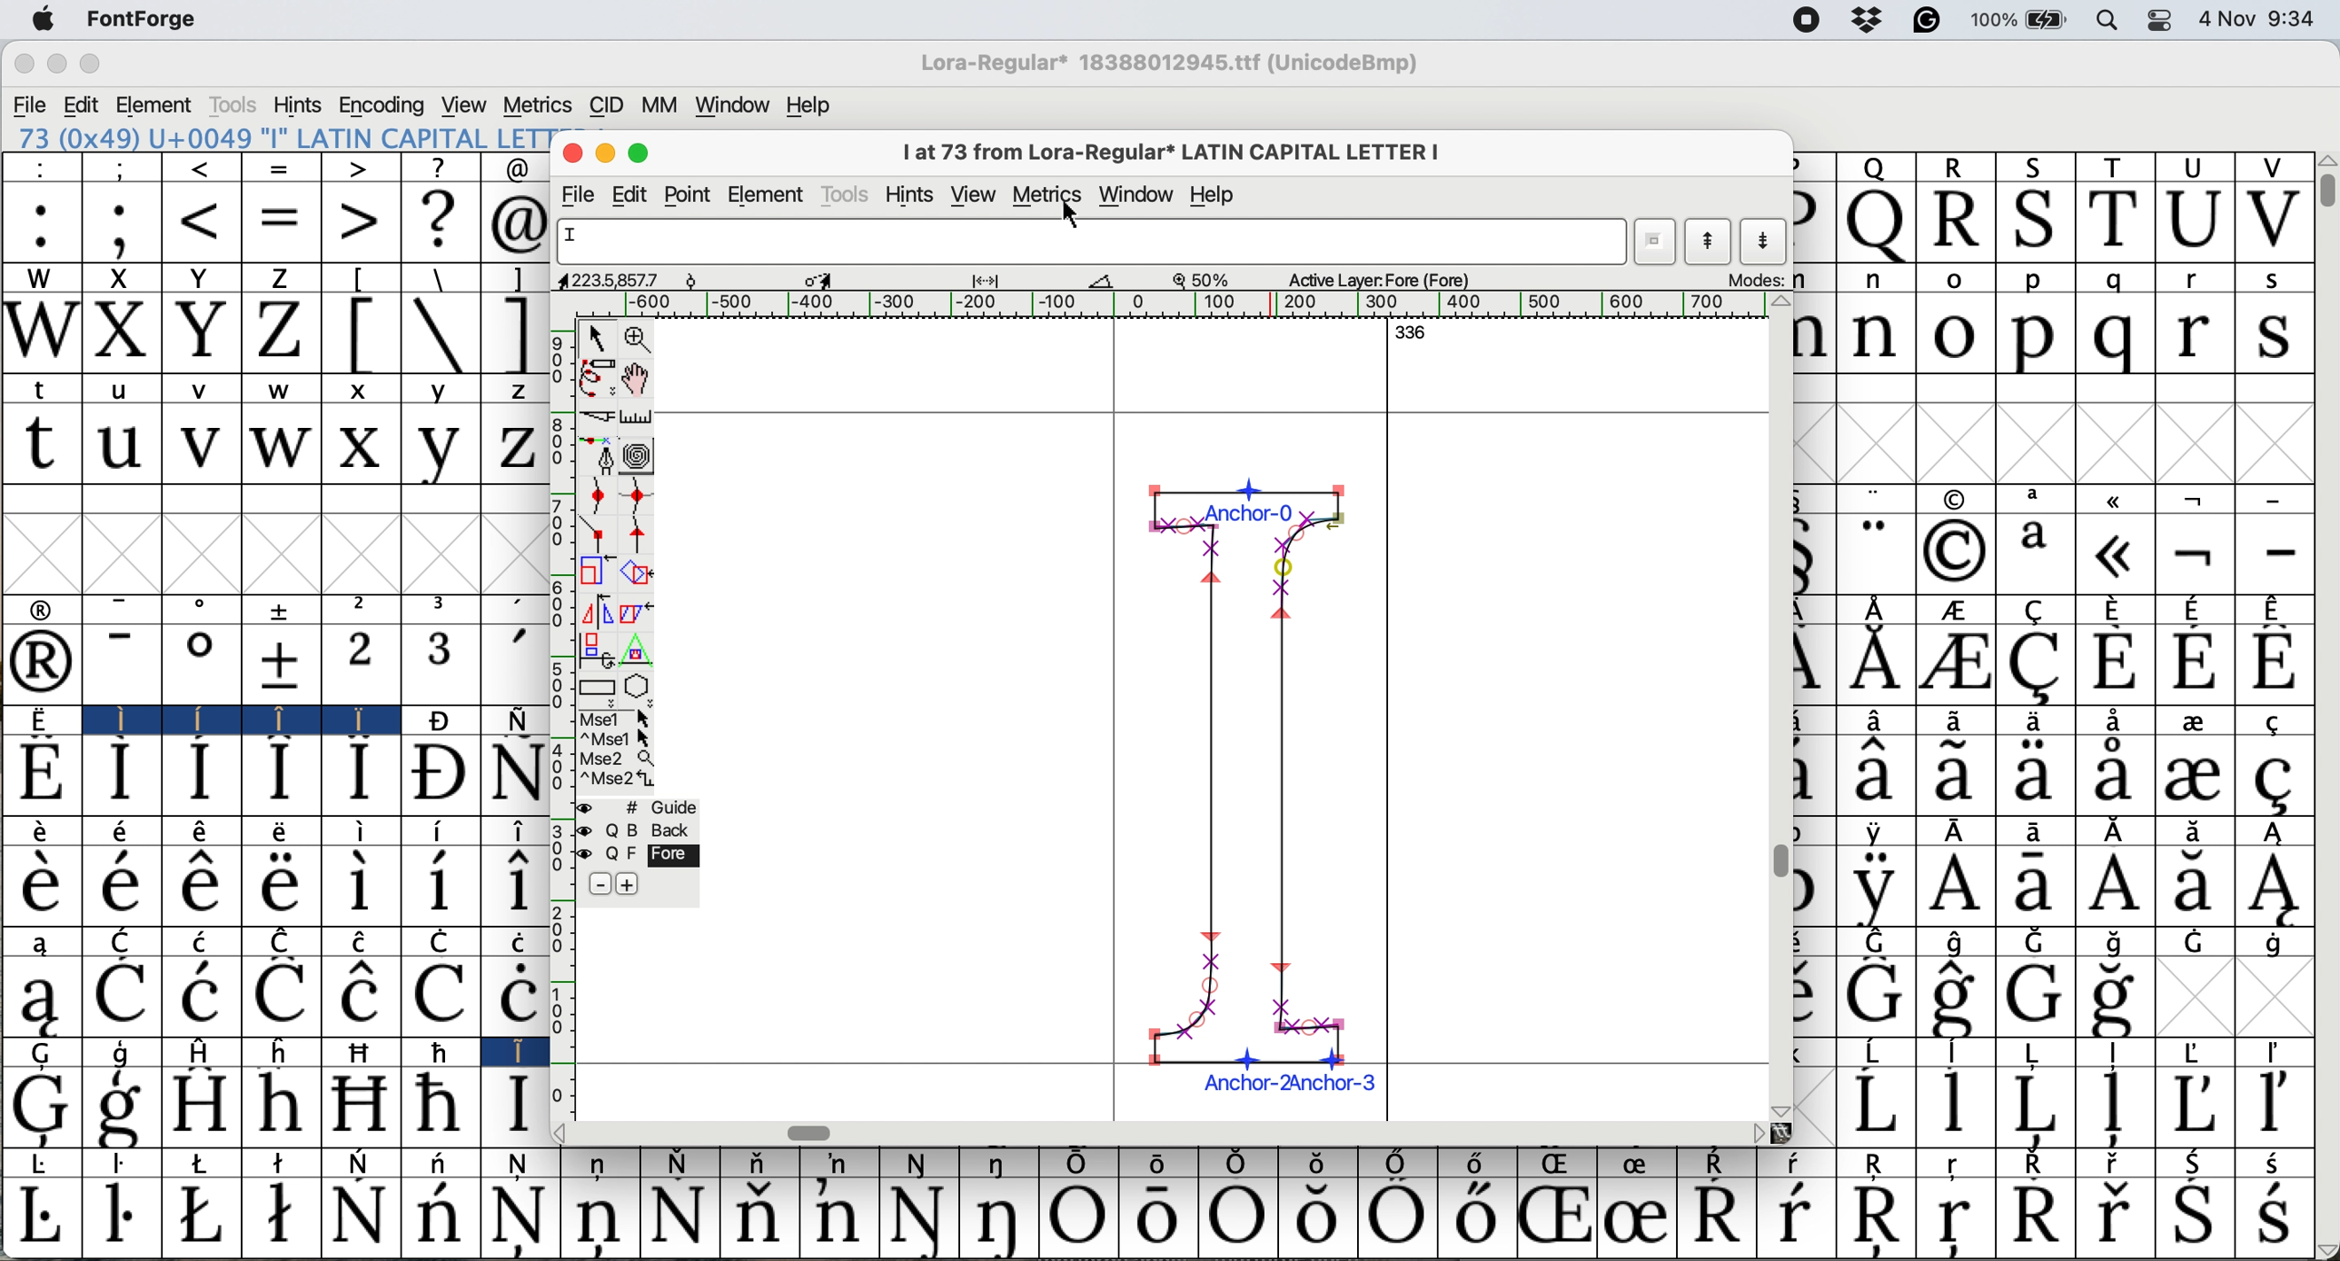  What do you see at coordinates (2276, 832) in the screenshot?
I see `Symbol` at bounding box center [2276, 832].